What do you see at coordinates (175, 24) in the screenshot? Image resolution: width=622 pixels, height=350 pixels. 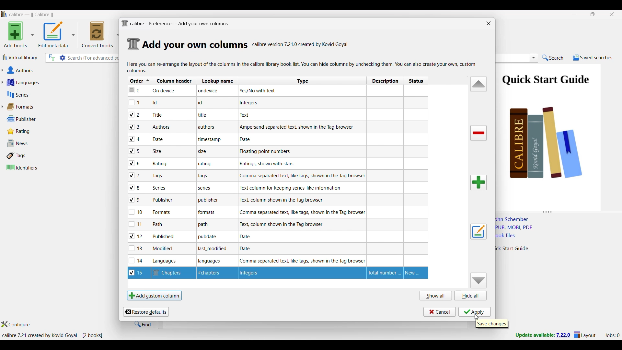 I see `Title and logo of current window` at bounding box center [175, 24].